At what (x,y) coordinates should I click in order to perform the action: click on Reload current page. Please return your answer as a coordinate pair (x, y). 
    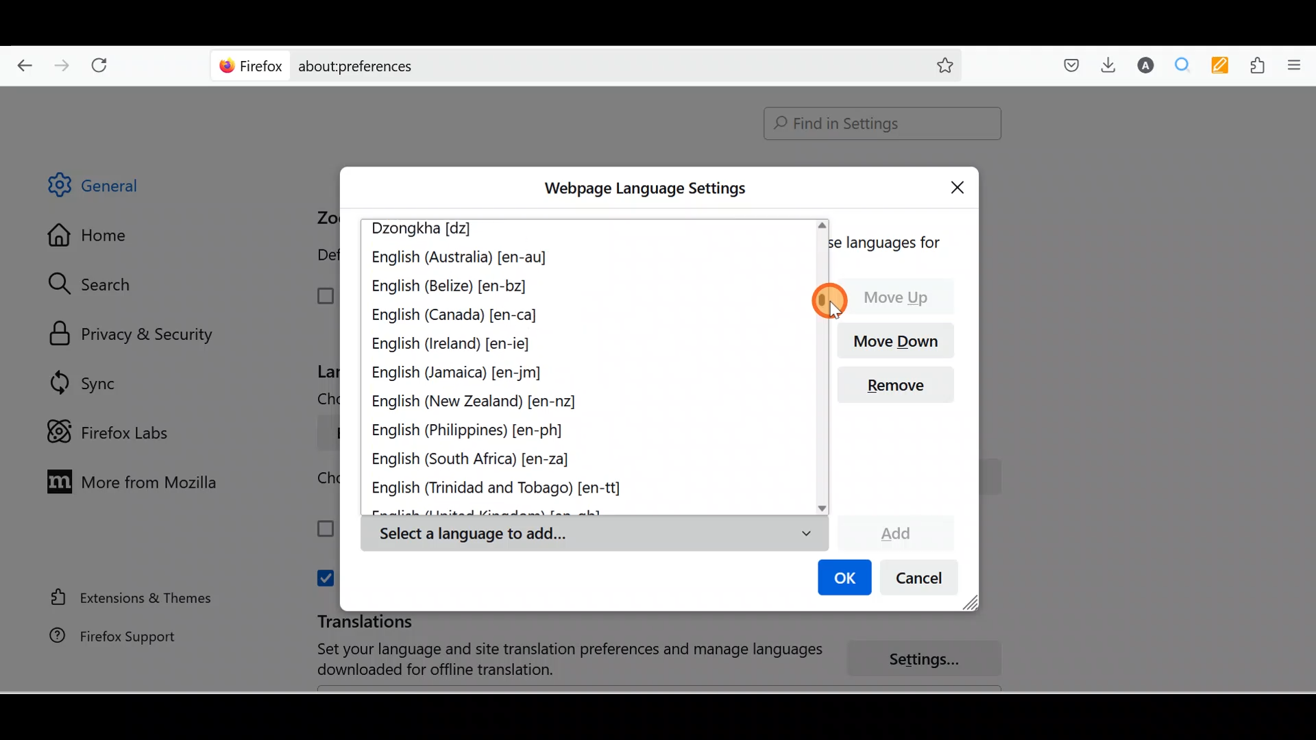
    Looking at the image, I should click on (104, 62).